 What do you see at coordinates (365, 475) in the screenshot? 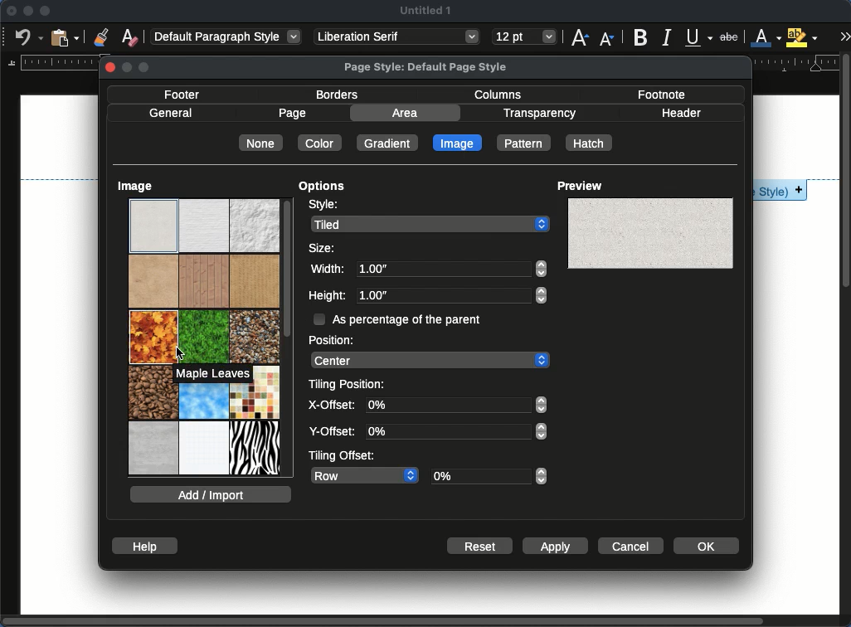
I see `row` at bounding box center [365, 475].